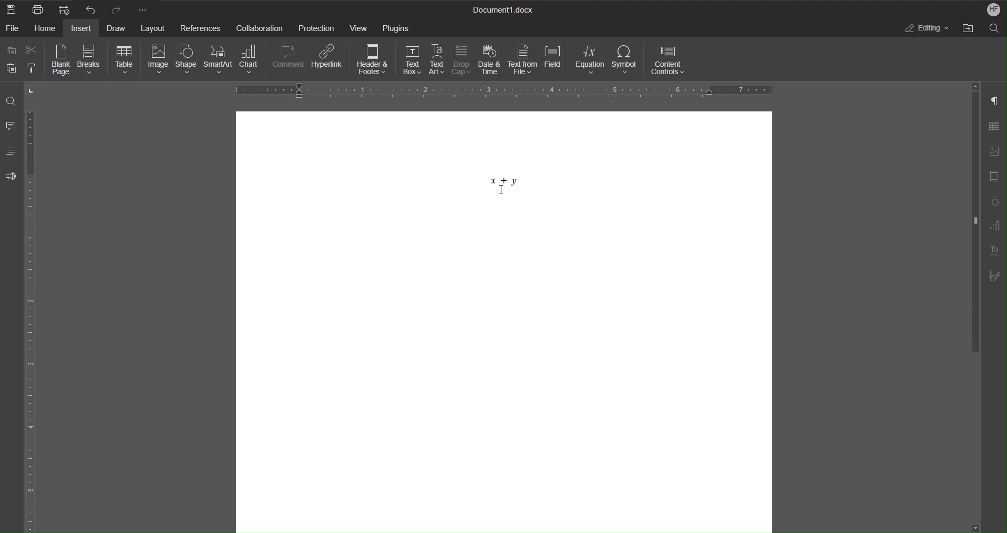 The width and height of the screenshot is (1007, 533). Describe the element at coordinates (992, 9) in the screenshot. I see `Account` at that location.